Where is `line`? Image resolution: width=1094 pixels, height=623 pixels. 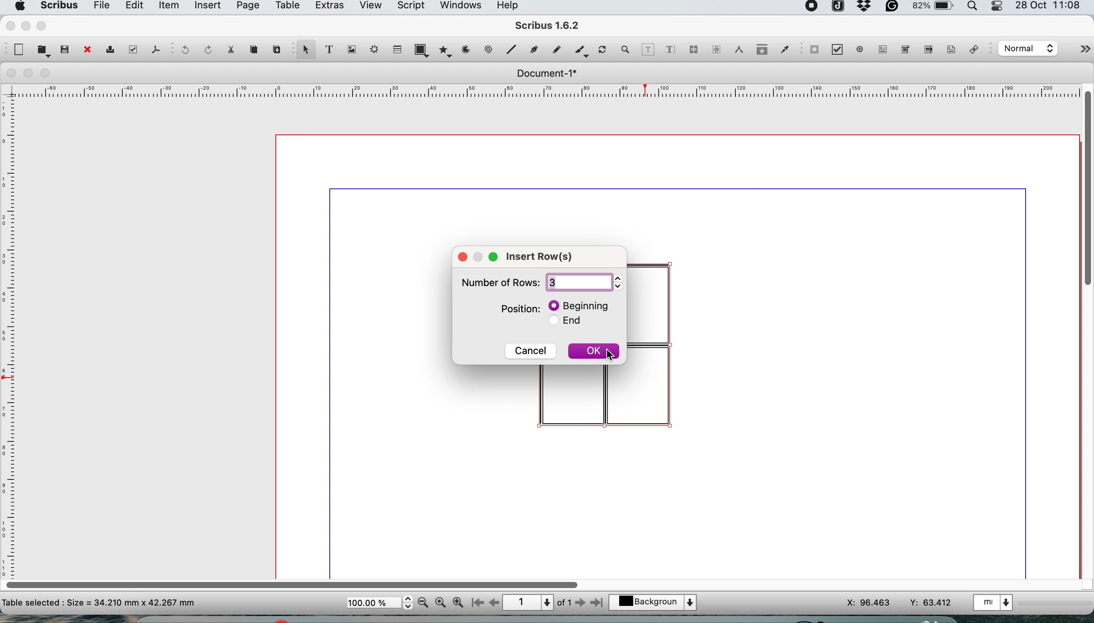 line is located at coordinates (510, 49).